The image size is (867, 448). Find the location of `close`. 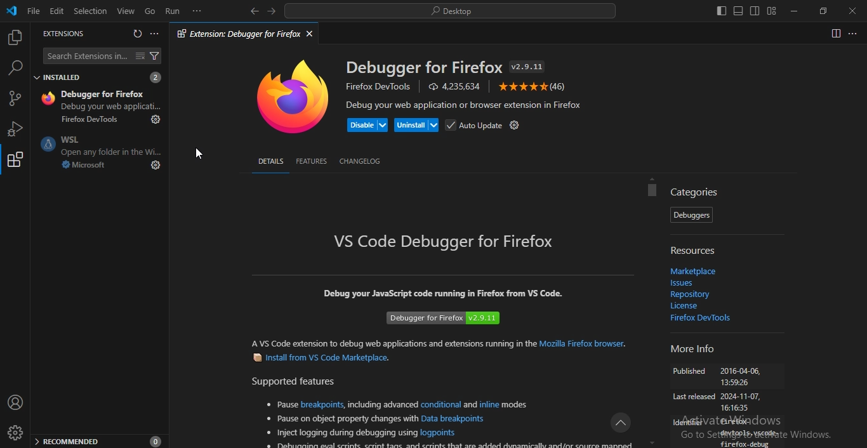

close is located at coordinates (852, 12).